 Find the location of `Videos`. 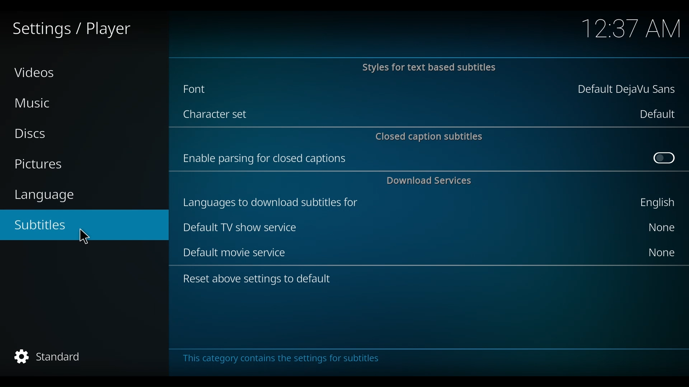

Videos is located at coordinates (36, 72).